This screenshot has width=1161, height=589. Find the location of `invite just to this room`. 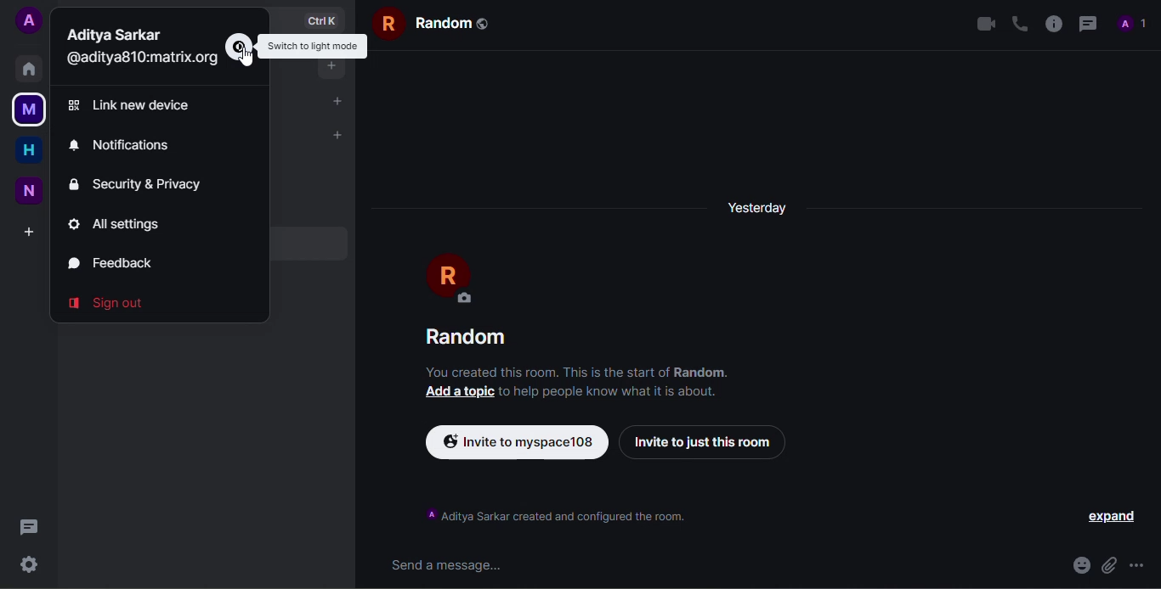

invite just to this room is located at coordinates (705, 441).